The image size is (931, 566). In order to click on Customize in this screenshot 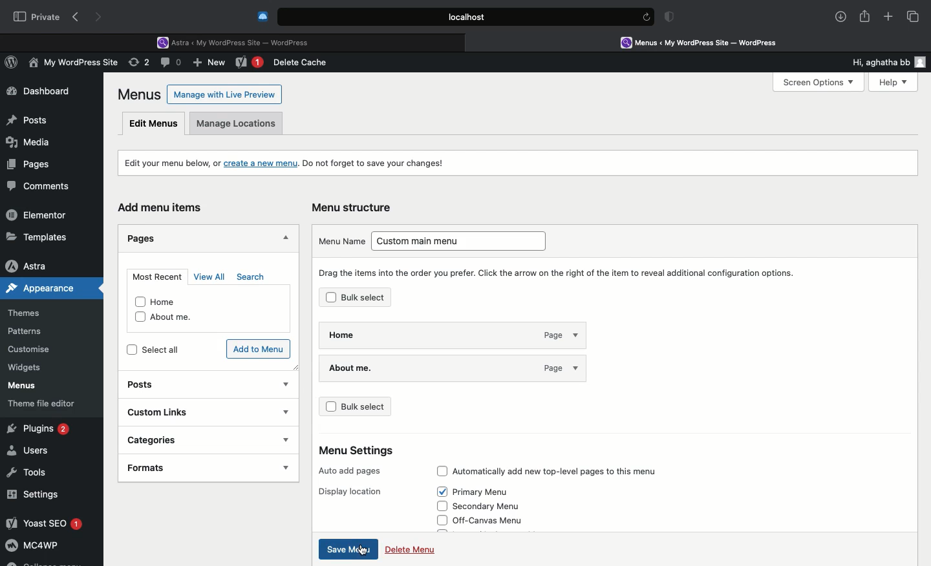, I will do `click(31, 351)`.